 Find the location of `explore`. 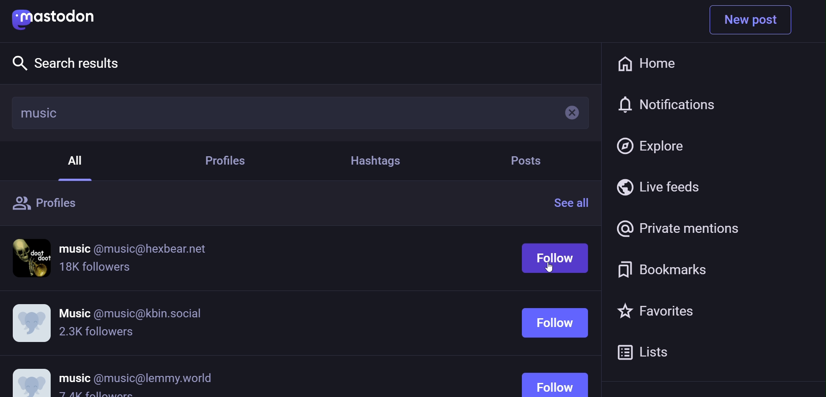

explore is located at coordinates (652, 145).